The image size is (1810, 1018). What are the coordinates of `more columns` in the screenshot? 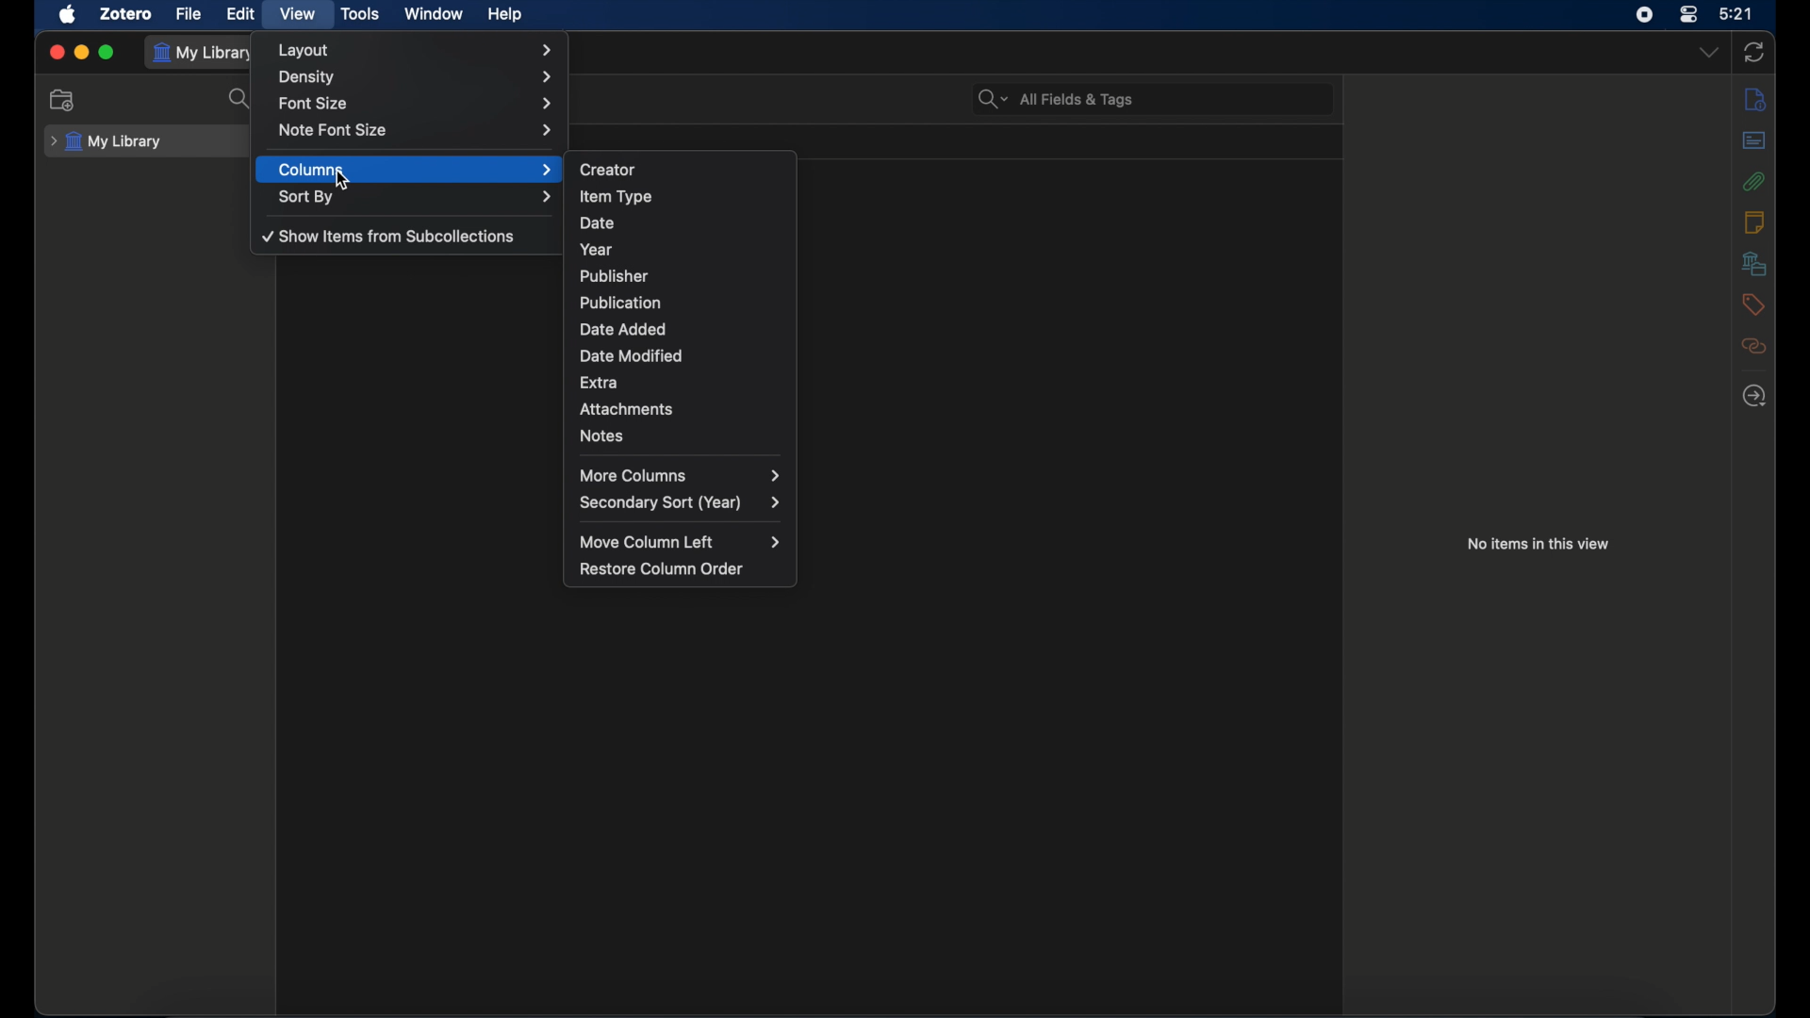 It's located at (680, 475).